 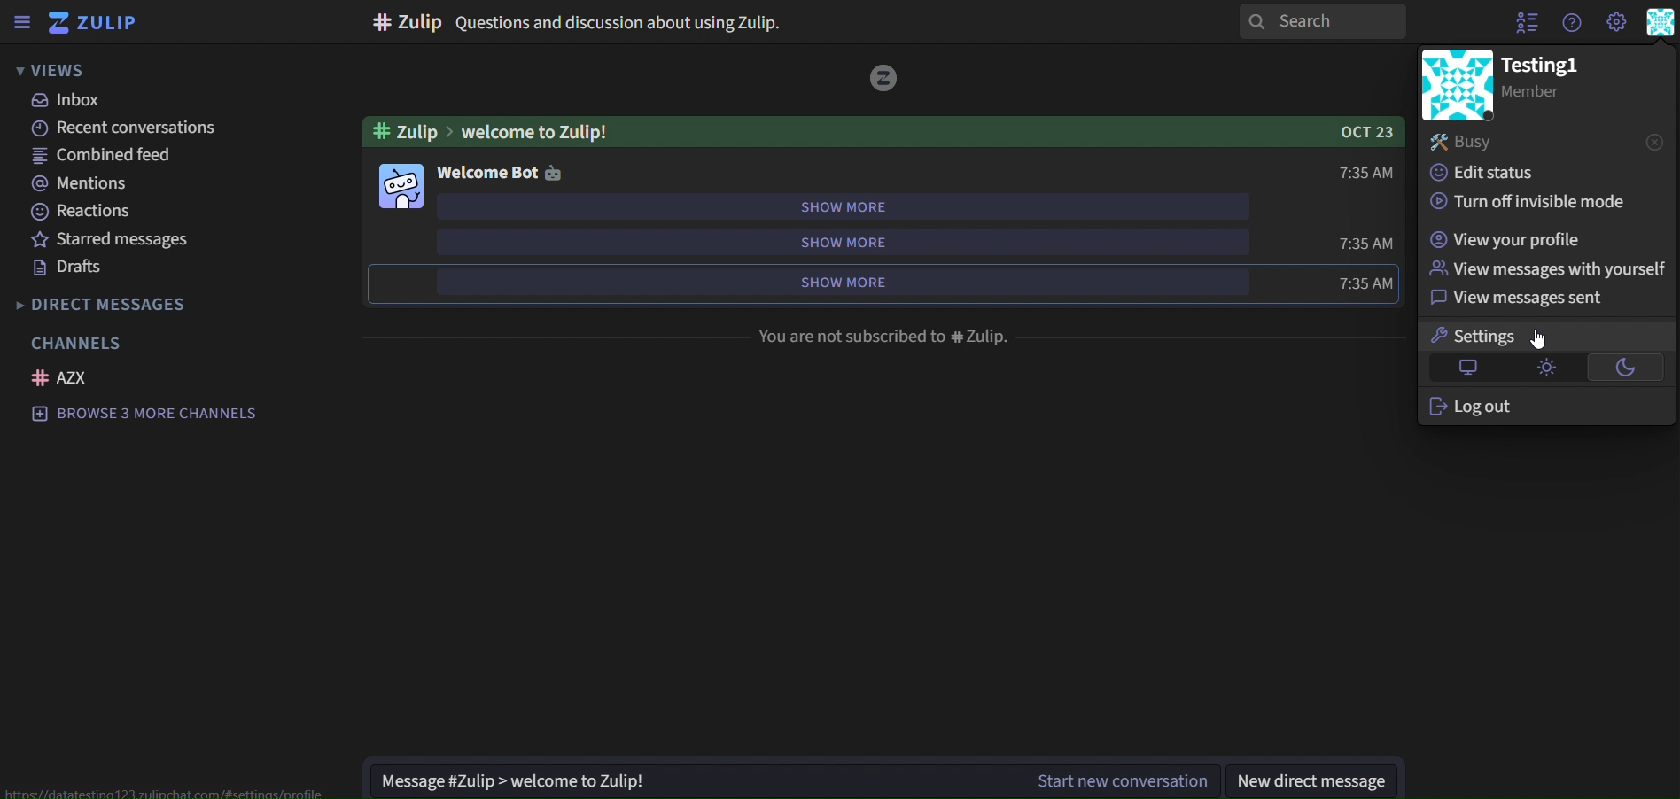 What do you see at coordinates (1534, 203) in the screenshot?
I see `turn off invisible mode` at bounding box center [1534, 203].